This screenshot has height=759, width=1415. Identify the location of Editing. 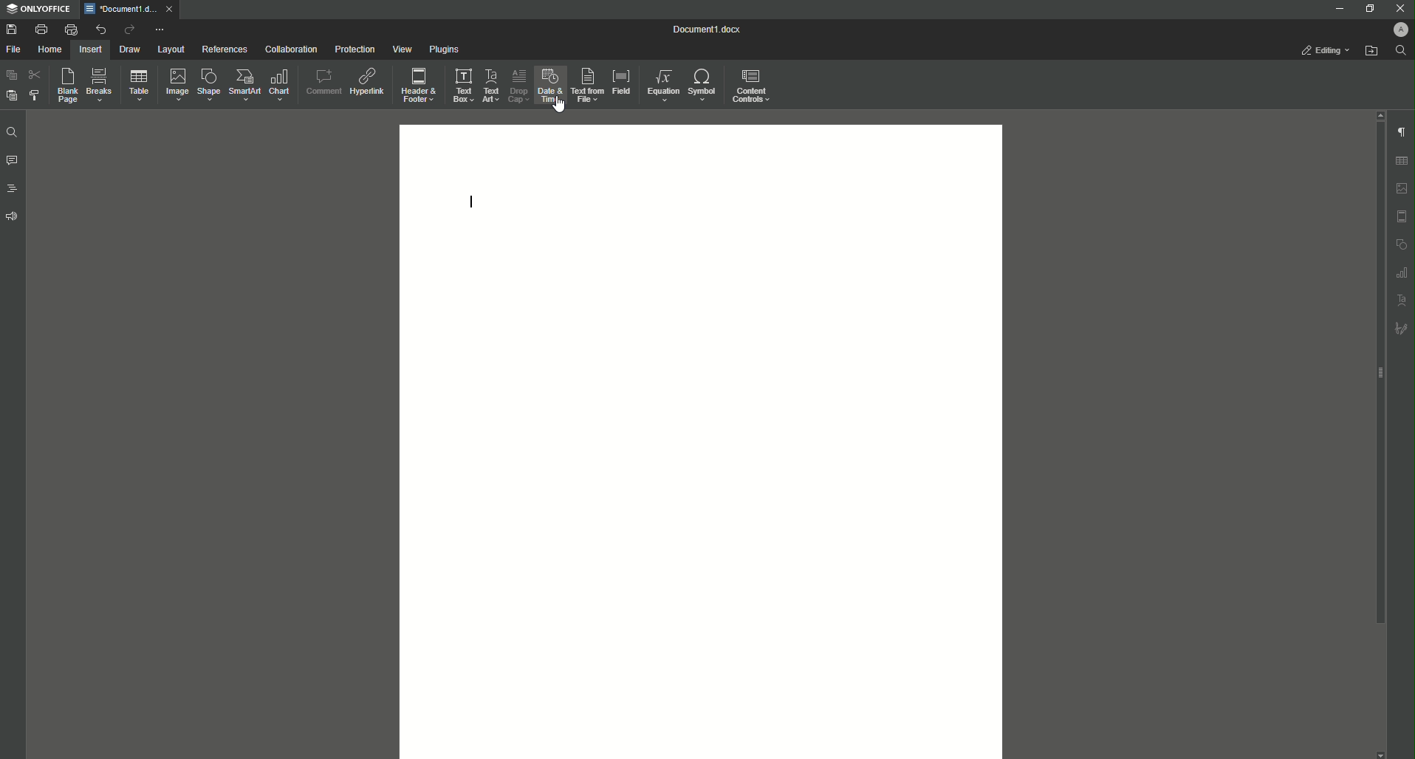
(1326, 50).